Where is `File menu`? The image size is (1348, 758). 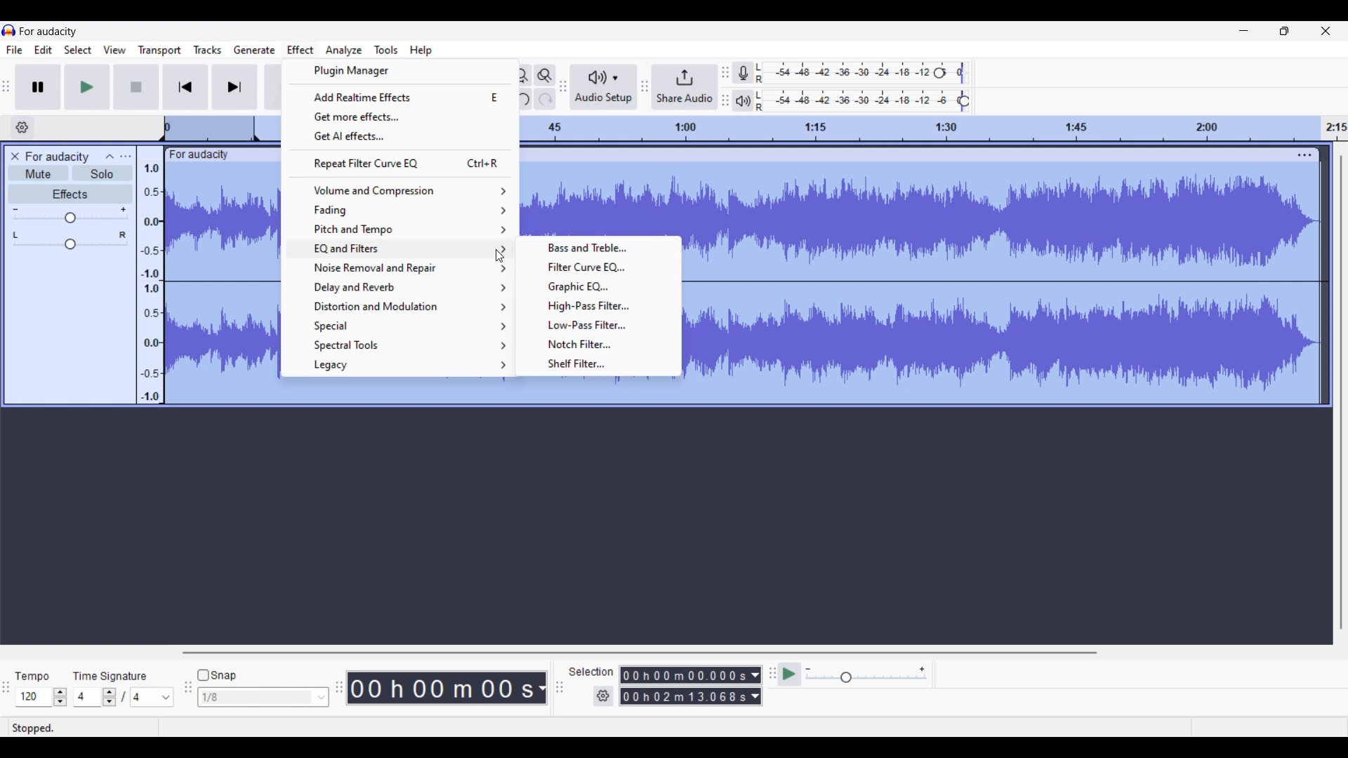 File menu is located at coordinates (14, 51).